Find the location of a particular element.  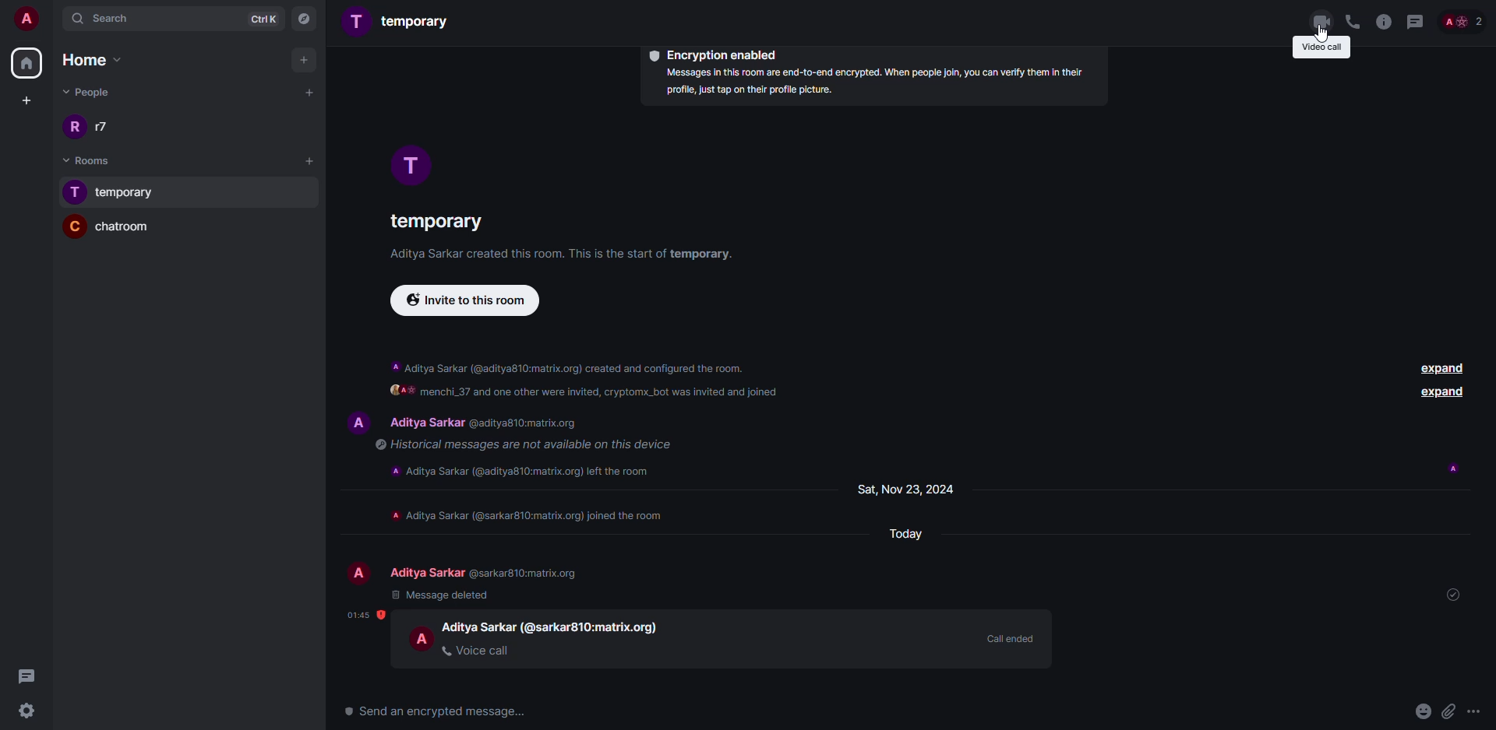

account is located at coordinates (28, 21).